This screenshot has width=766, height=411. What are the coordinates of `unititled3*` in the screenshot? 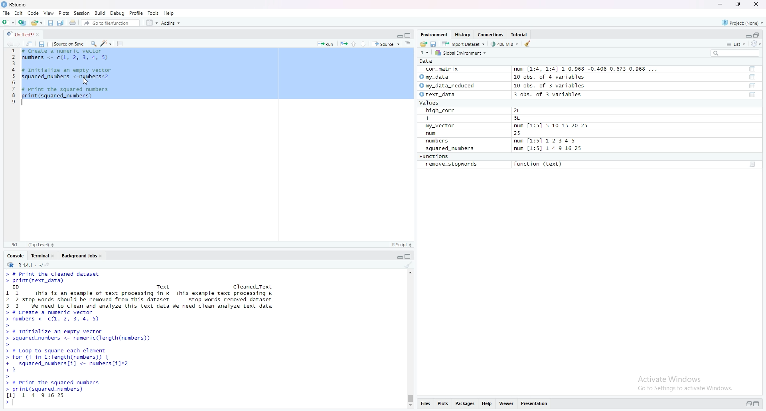 It's located at (19, 34).